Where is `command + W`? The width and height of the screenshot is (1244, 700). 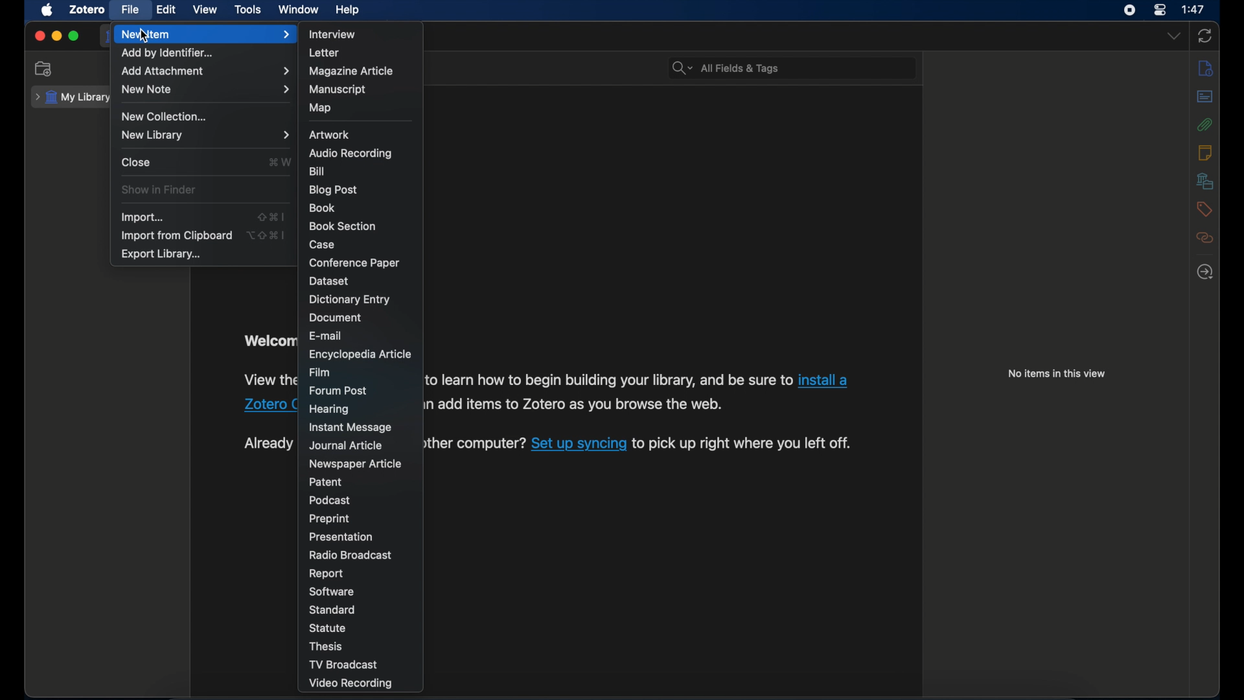
command + W is located at coordinates (280, 161).